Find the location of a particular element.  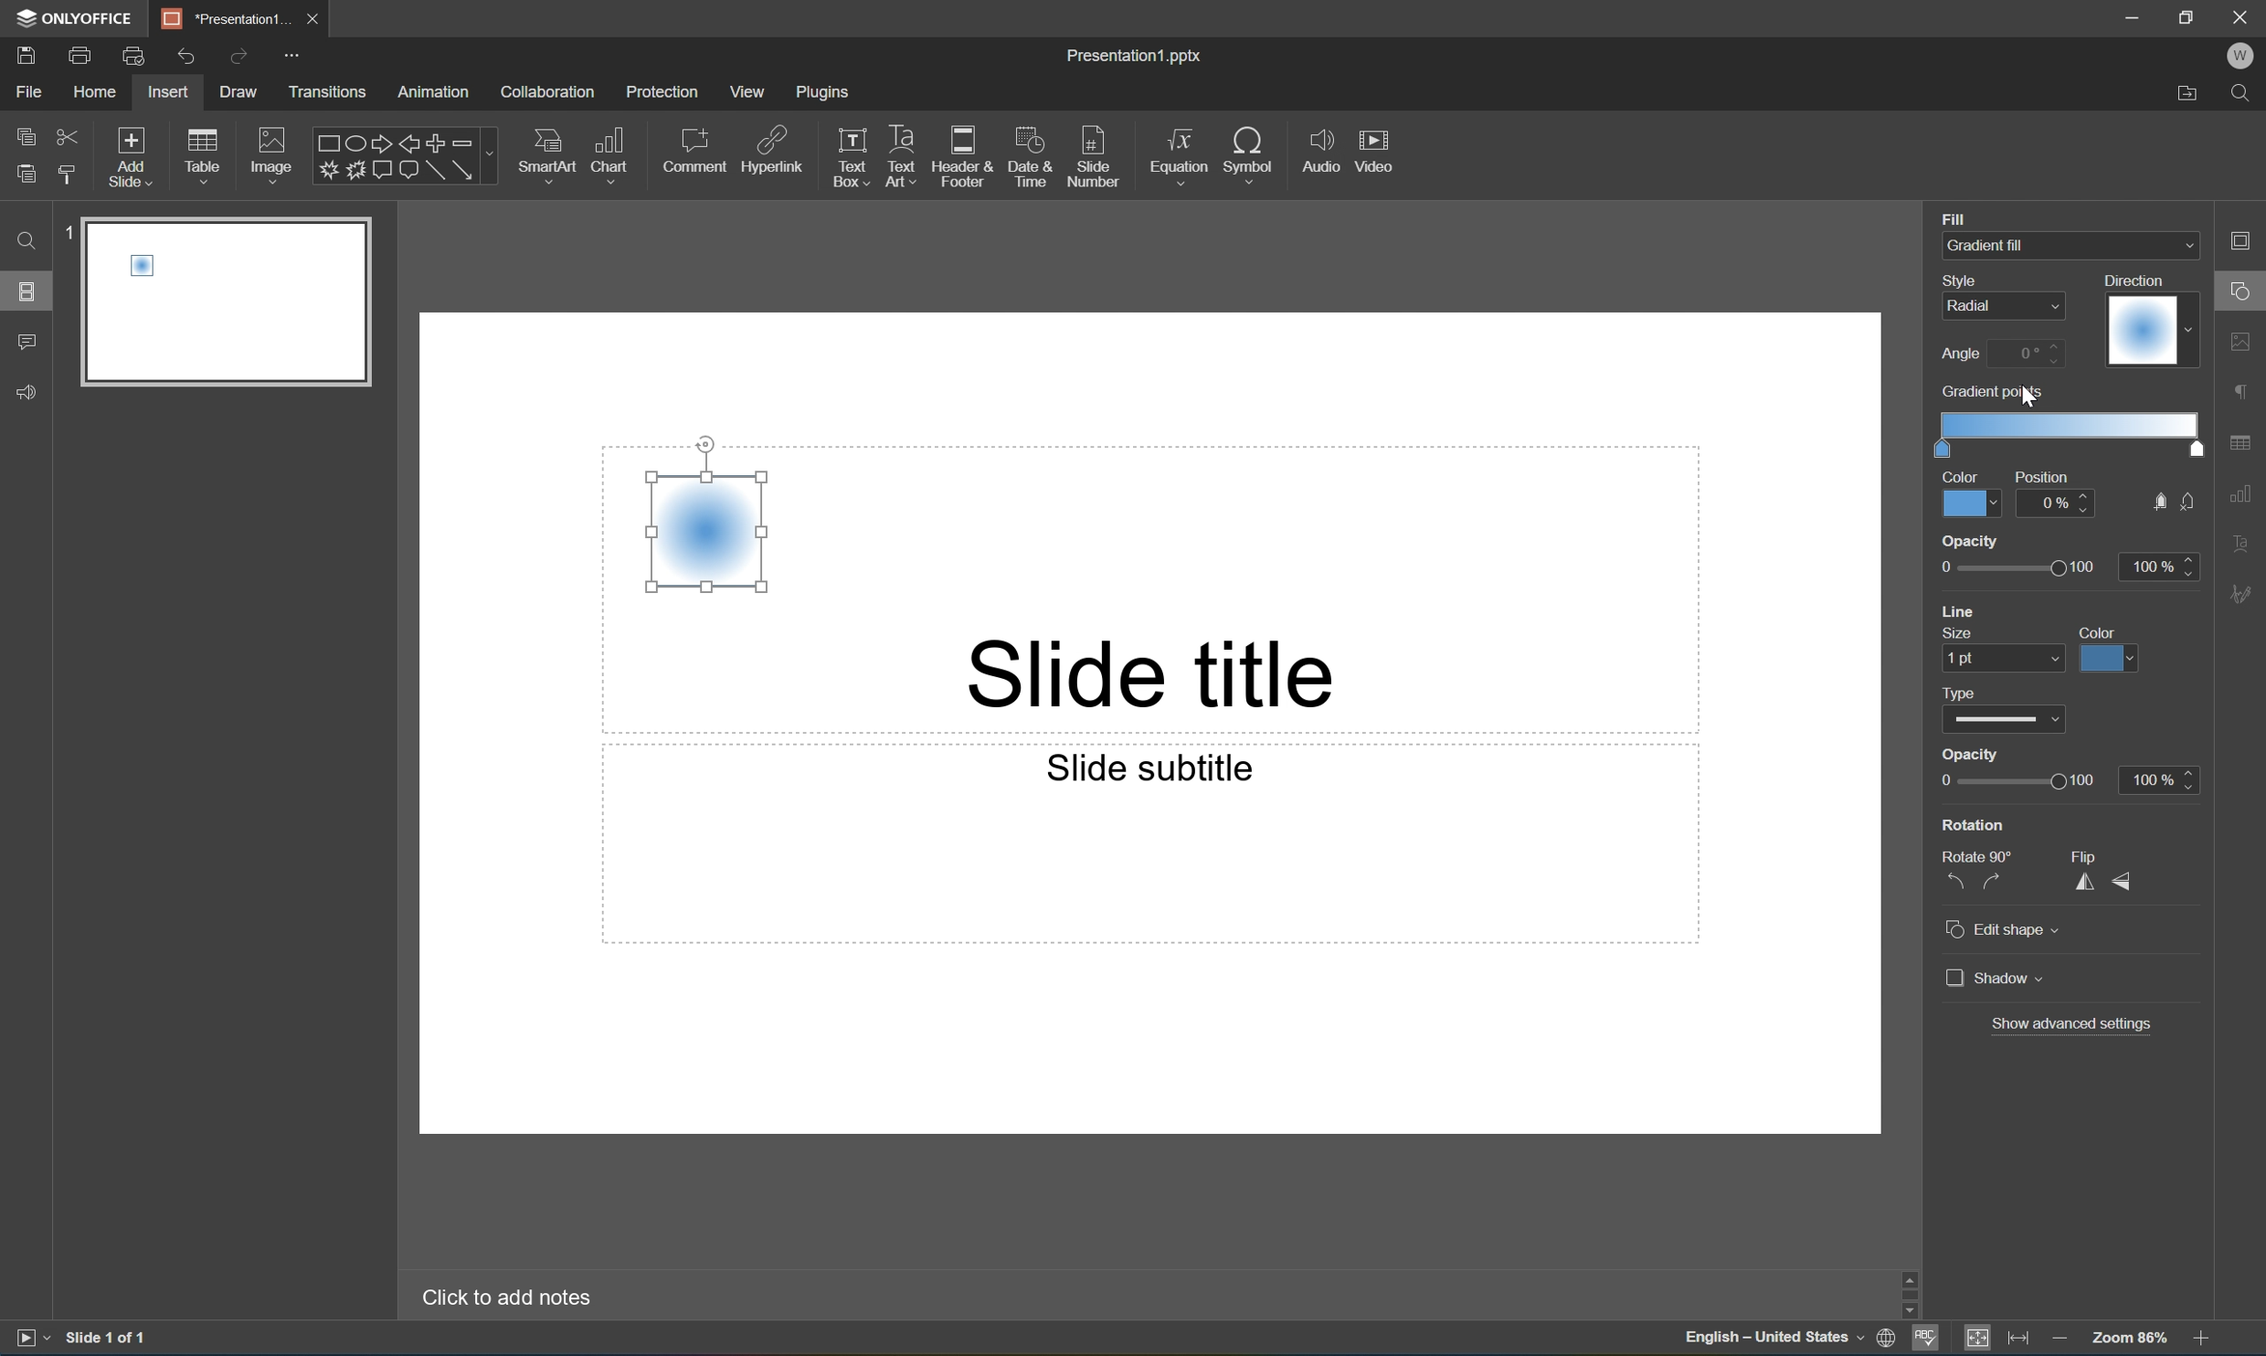

Audio is located at coordinates (1321, 150).